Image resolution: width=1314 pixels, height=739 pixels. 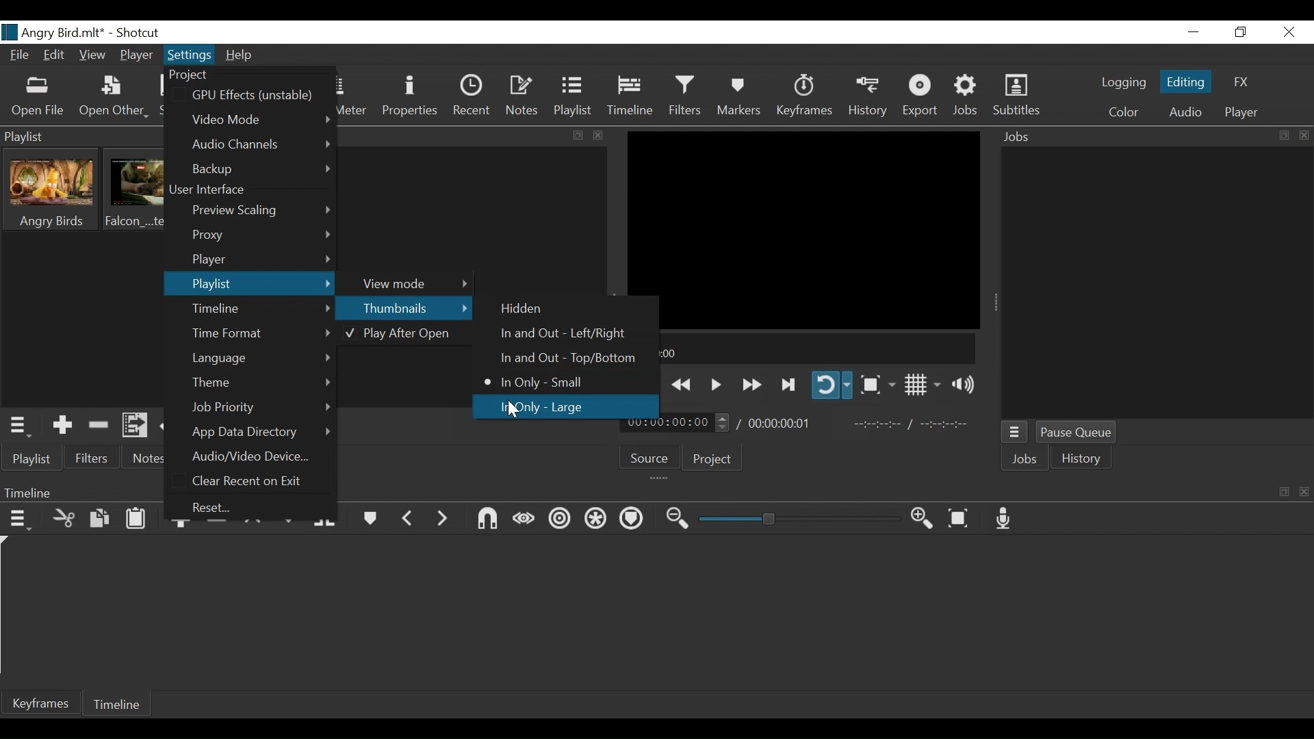 What do you see at coordinates (560, 521) in the screenshot?
I see `Ripple ` at bounding box center [560, 521].